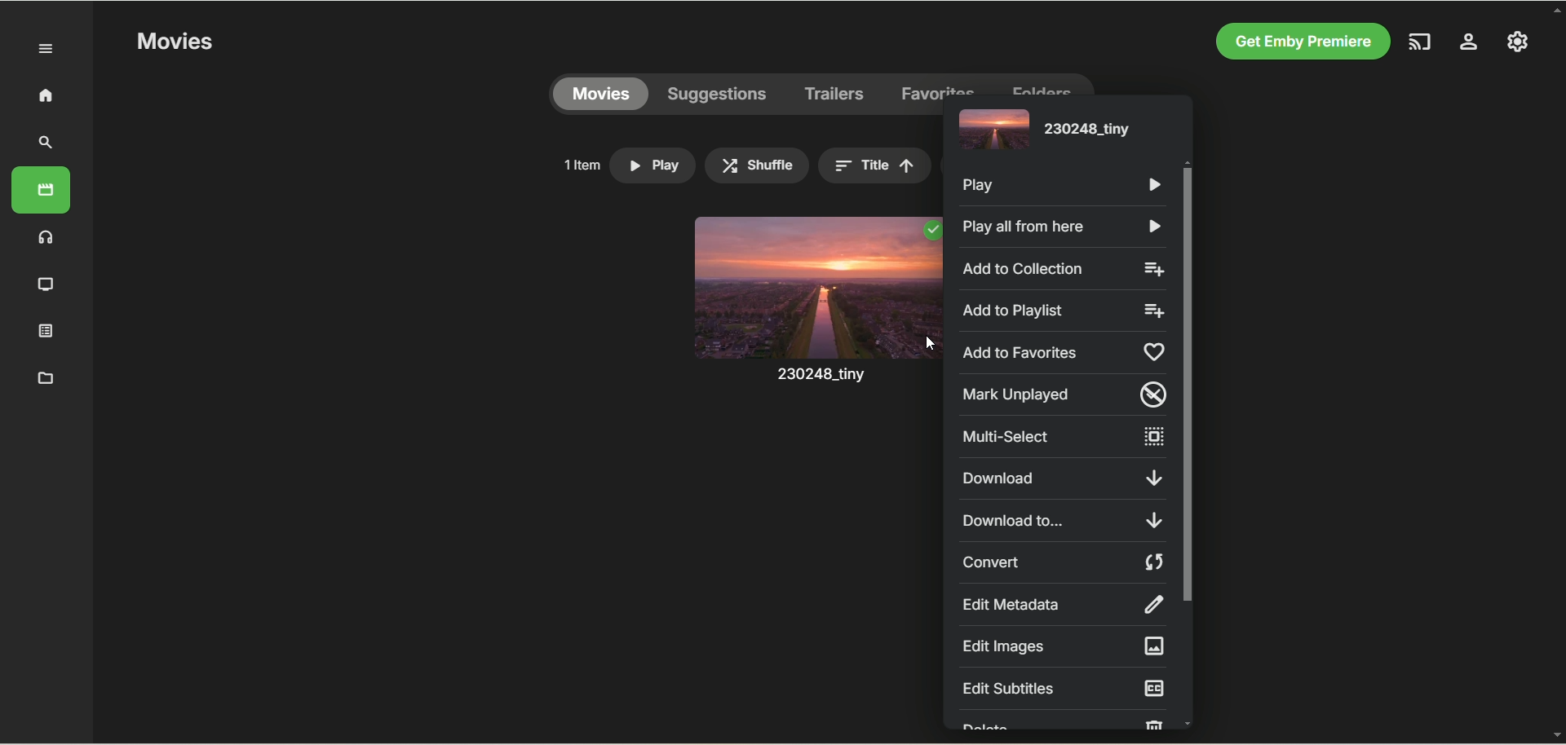  I want to click on music, so click(46, 236).